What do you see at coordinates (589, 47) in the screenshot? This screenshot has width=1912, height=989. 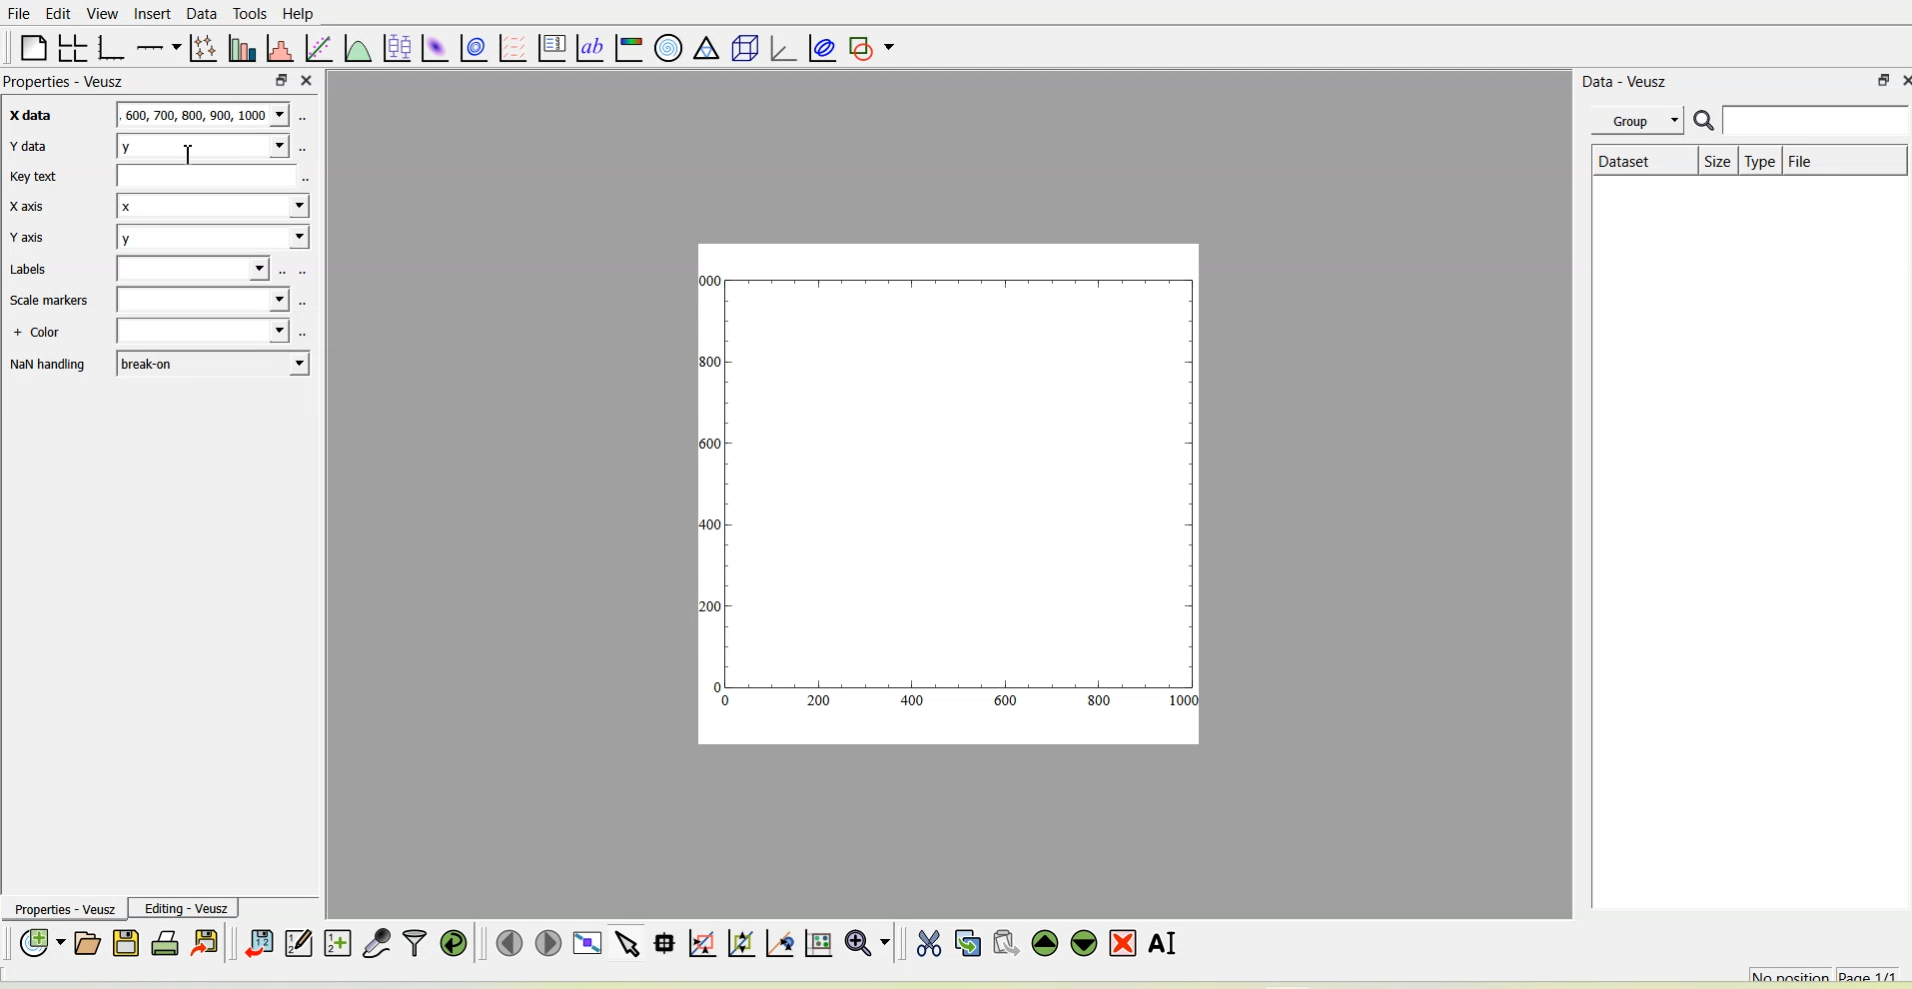 I see `text label` at bounding box center [589, 47].